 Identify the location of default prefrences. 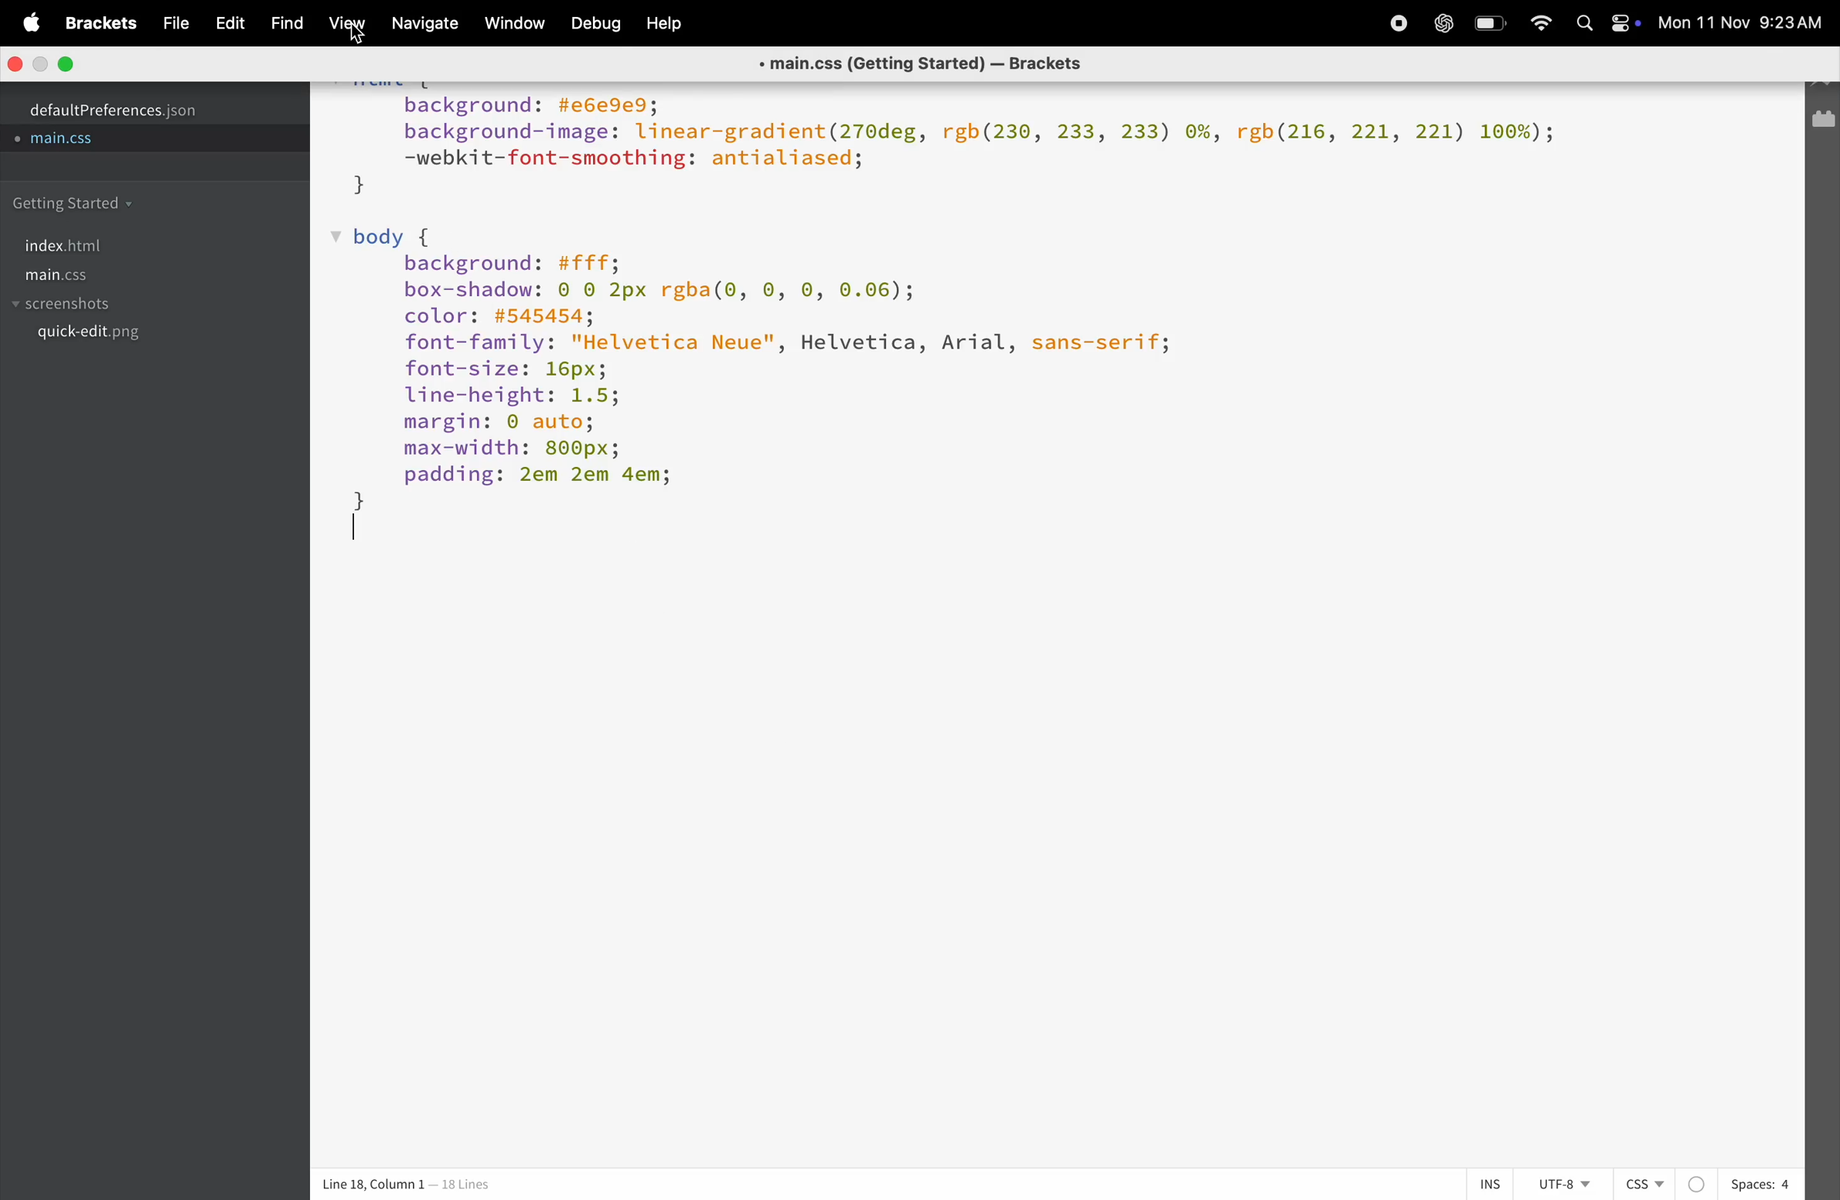
(124, 107).